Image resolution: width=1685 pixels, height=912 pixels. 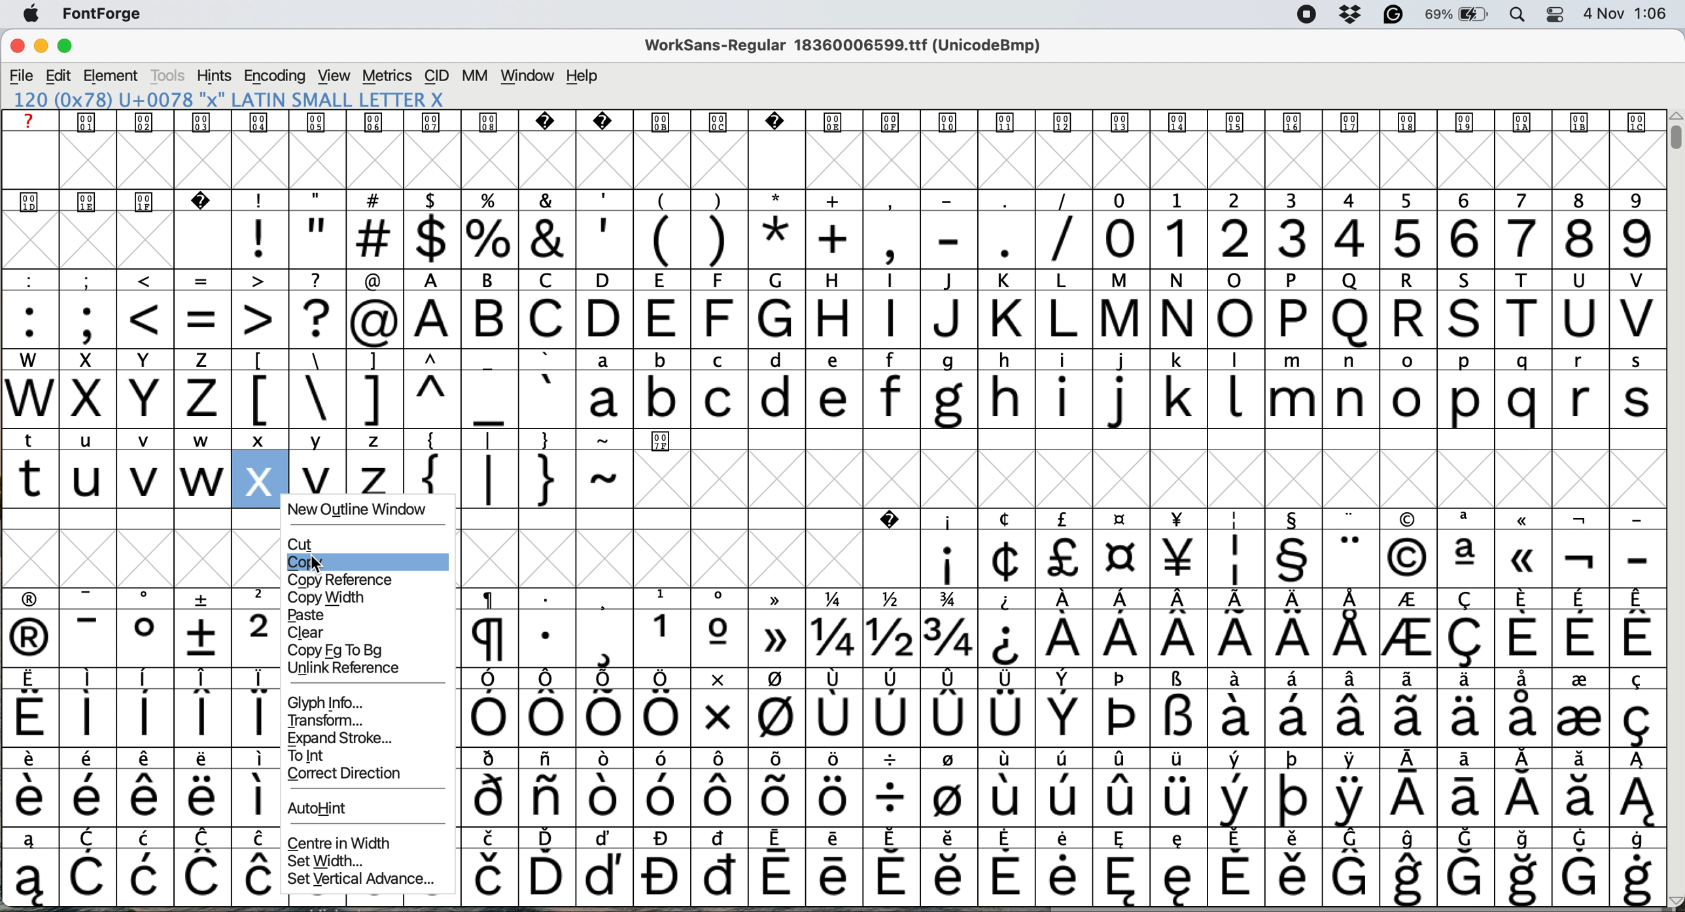 What do you see at coordinates (389, 77) in the screenshot?
I see `metrics` at bounding box center [389, 77].